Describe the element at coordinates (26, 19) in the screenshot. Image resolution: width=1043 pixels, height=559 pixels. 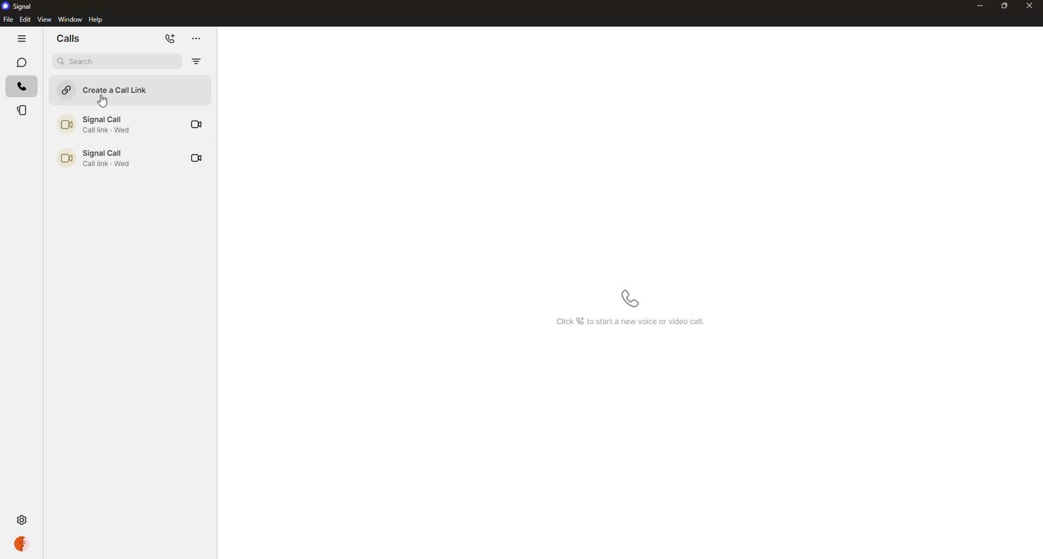
I see `edit` at that location.